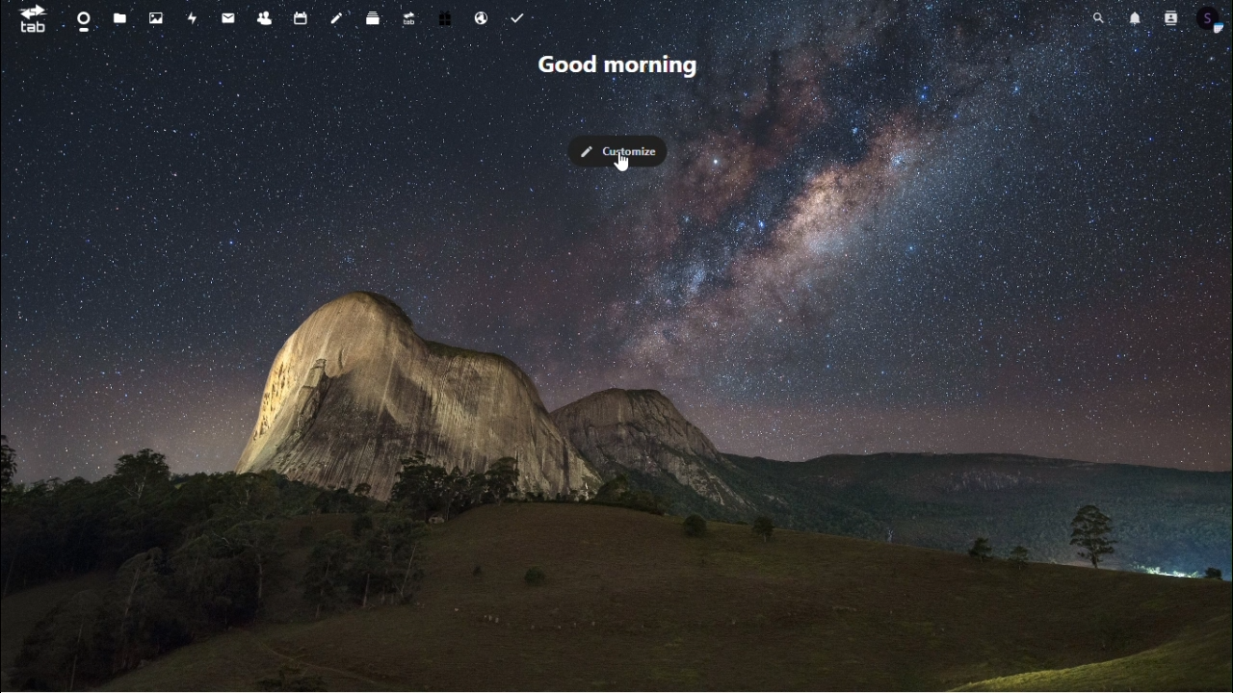 This screenshot has height=693, width=1233. What do you see at coordinates (191, 19) in the screenshot?
I see `activity` at bounding box center [191, 19].